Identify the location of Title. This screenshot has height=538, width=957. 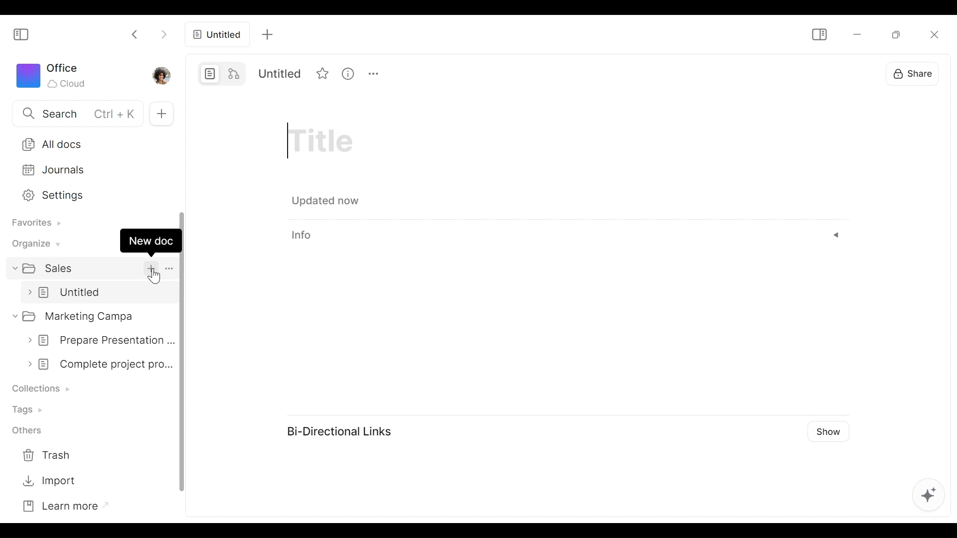
(362, 139).